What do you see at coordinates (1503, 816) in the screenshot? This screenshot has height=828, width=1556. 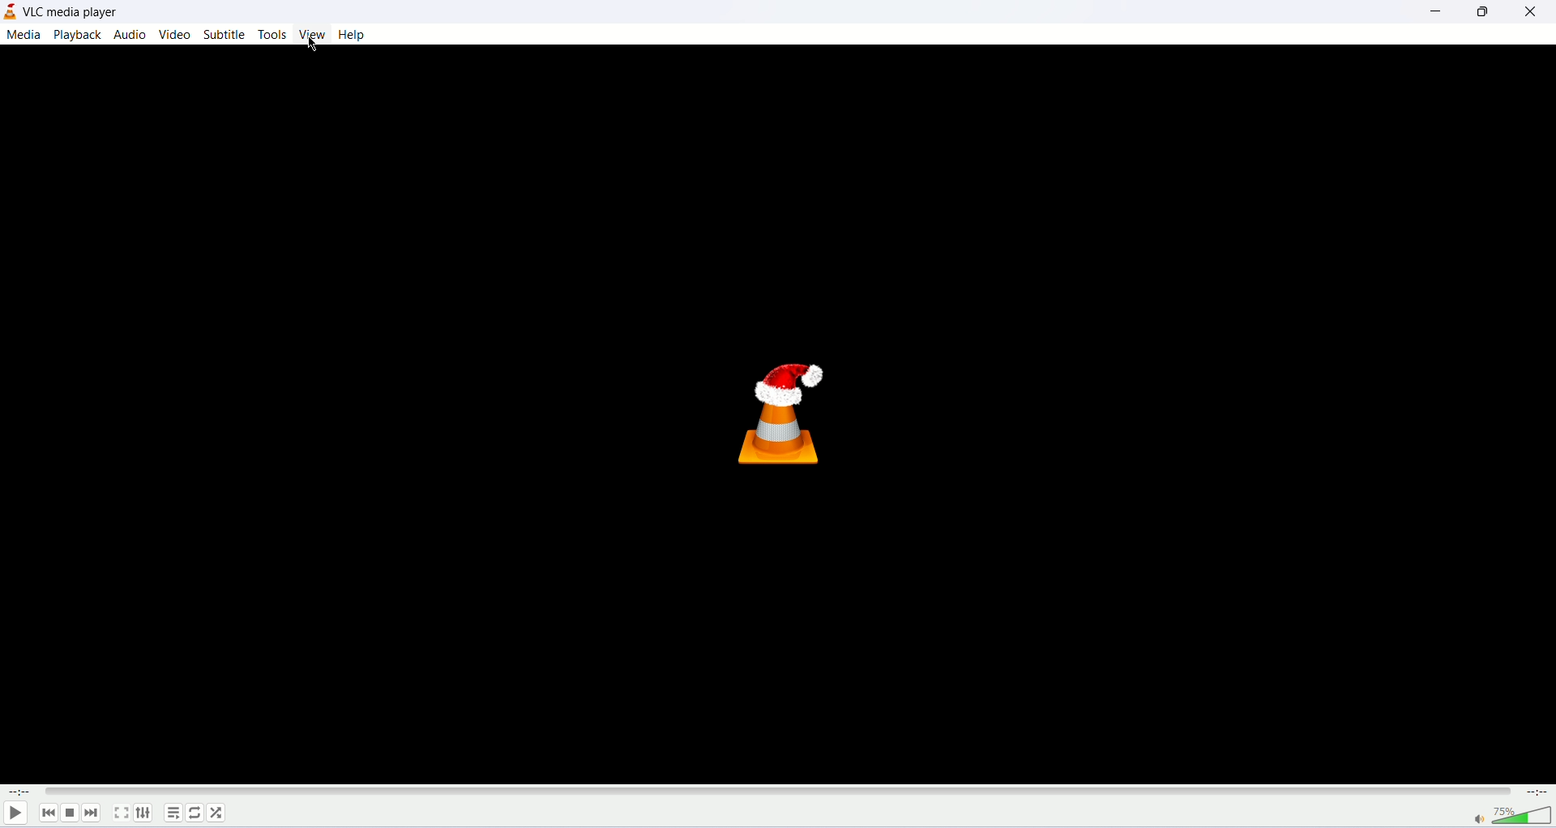 I see `volume bar` at bounding box center [1503, 816].